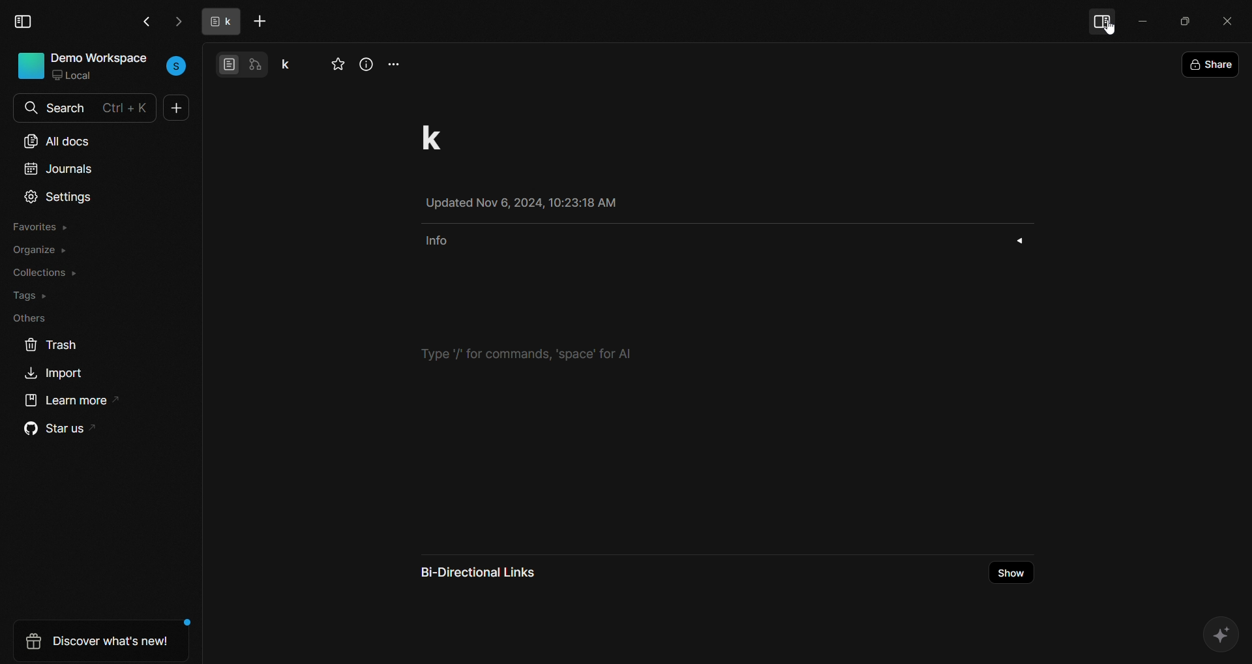 The image size is (1252, 664). What do you see at coordinates (40, 251) in the screenshot?
I see `organize` at bounding box center [40, 251].